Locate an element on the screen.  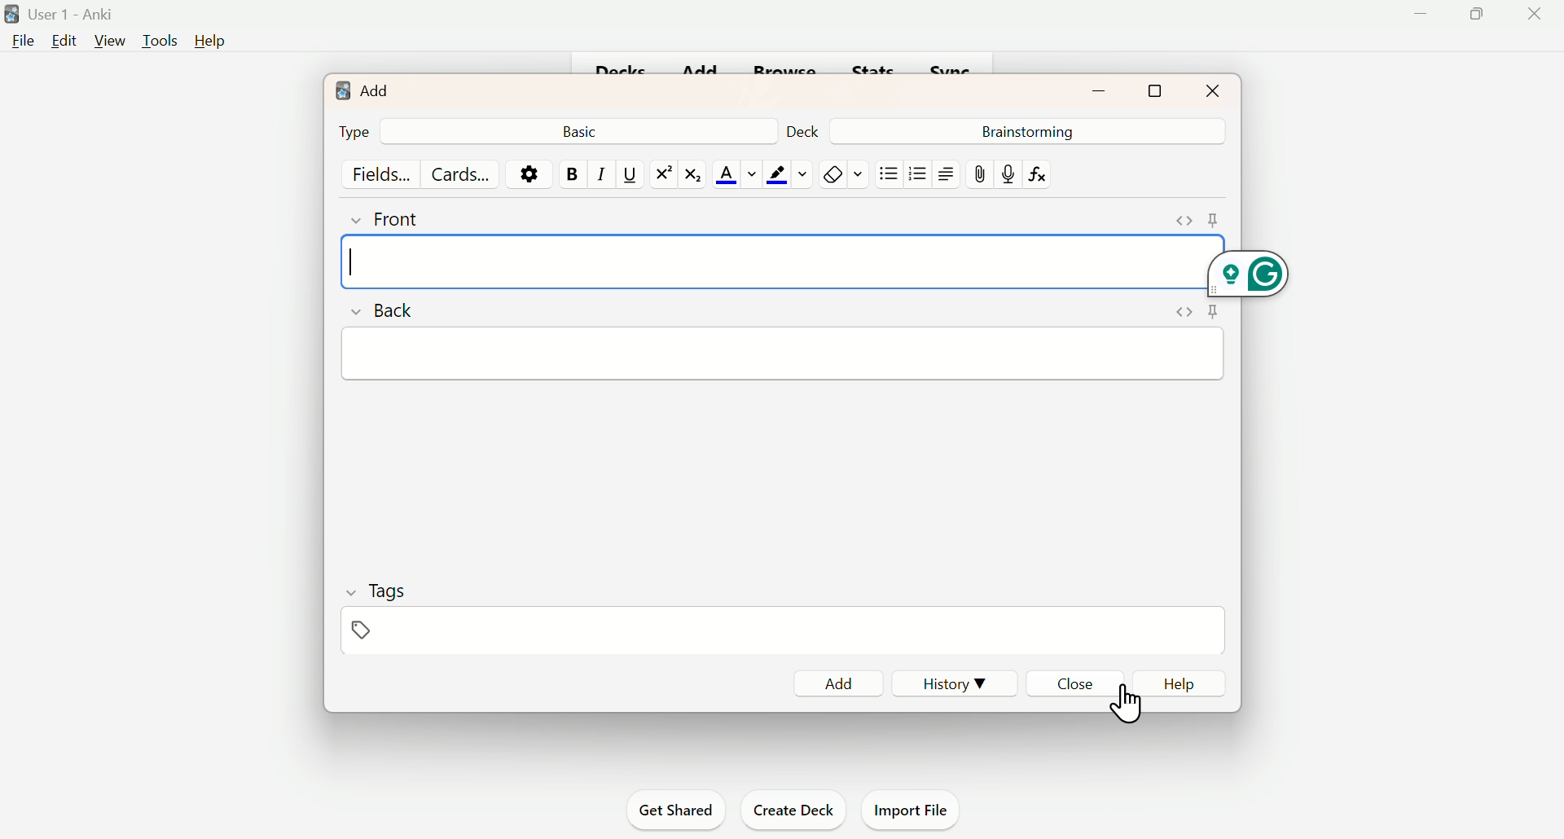
Fields... is located at coordinates (384, 174).